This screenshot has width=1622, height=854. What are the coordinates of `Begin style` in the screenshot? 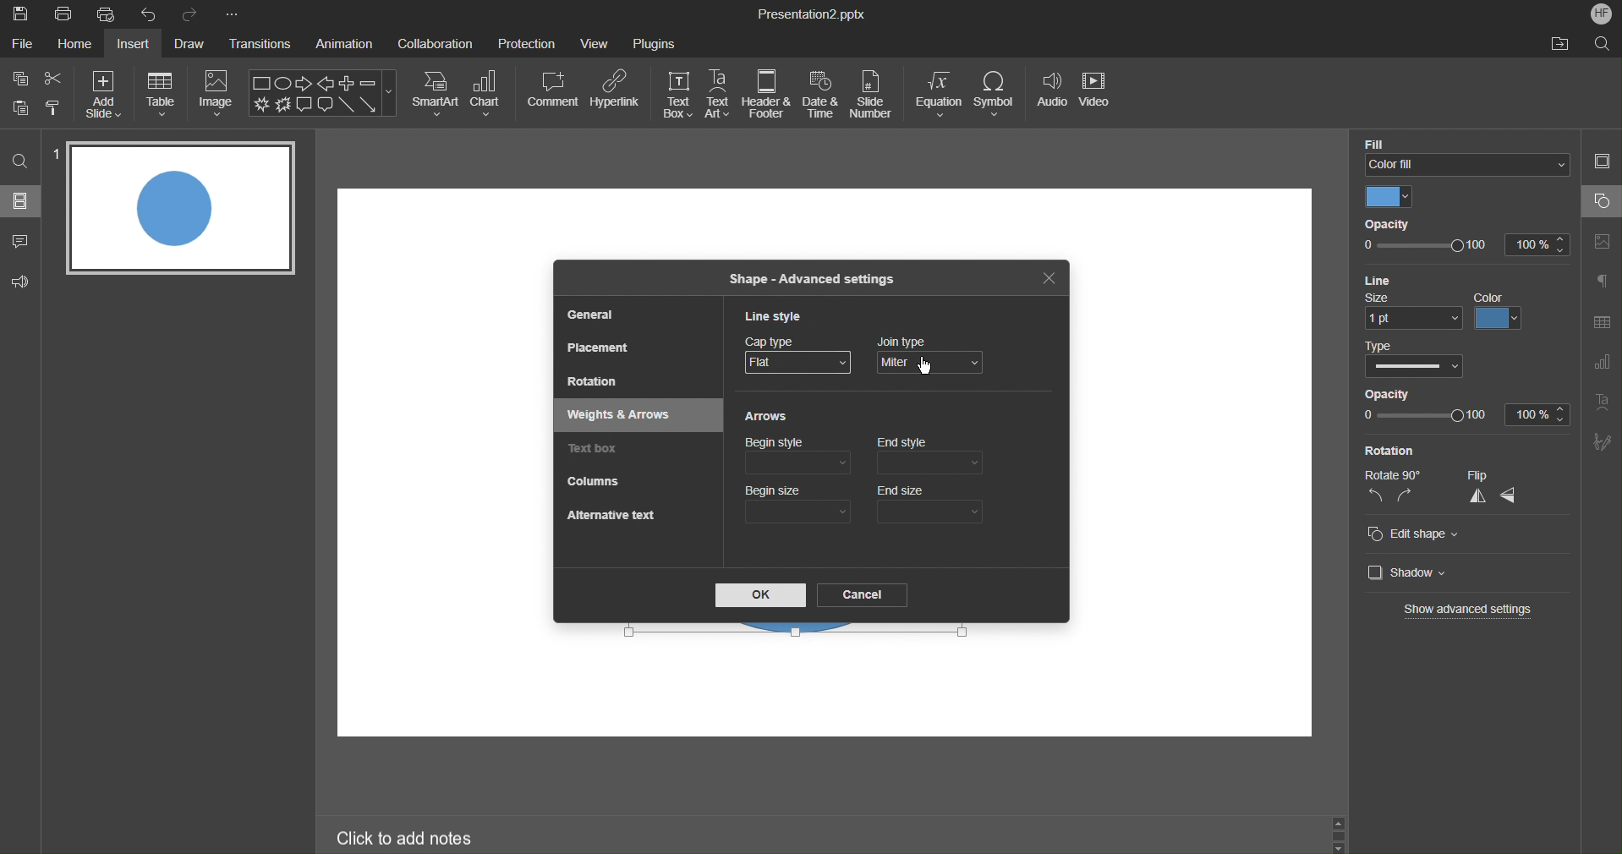 It's located at (796, 455).